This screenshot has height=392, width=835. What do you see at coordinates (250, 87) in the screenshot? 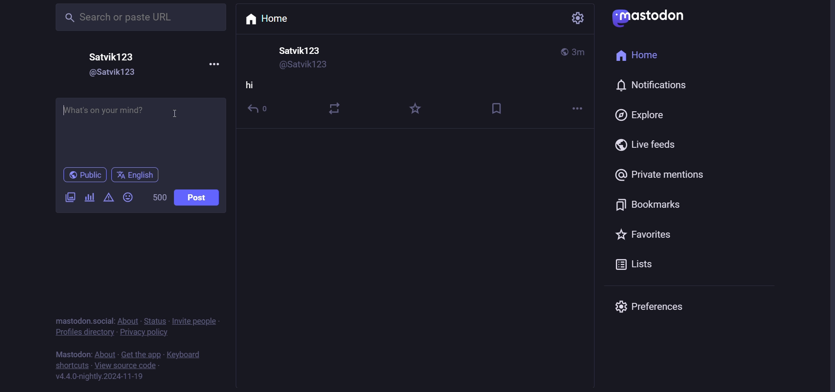
I see `hi` at bounding box center [250, 87].